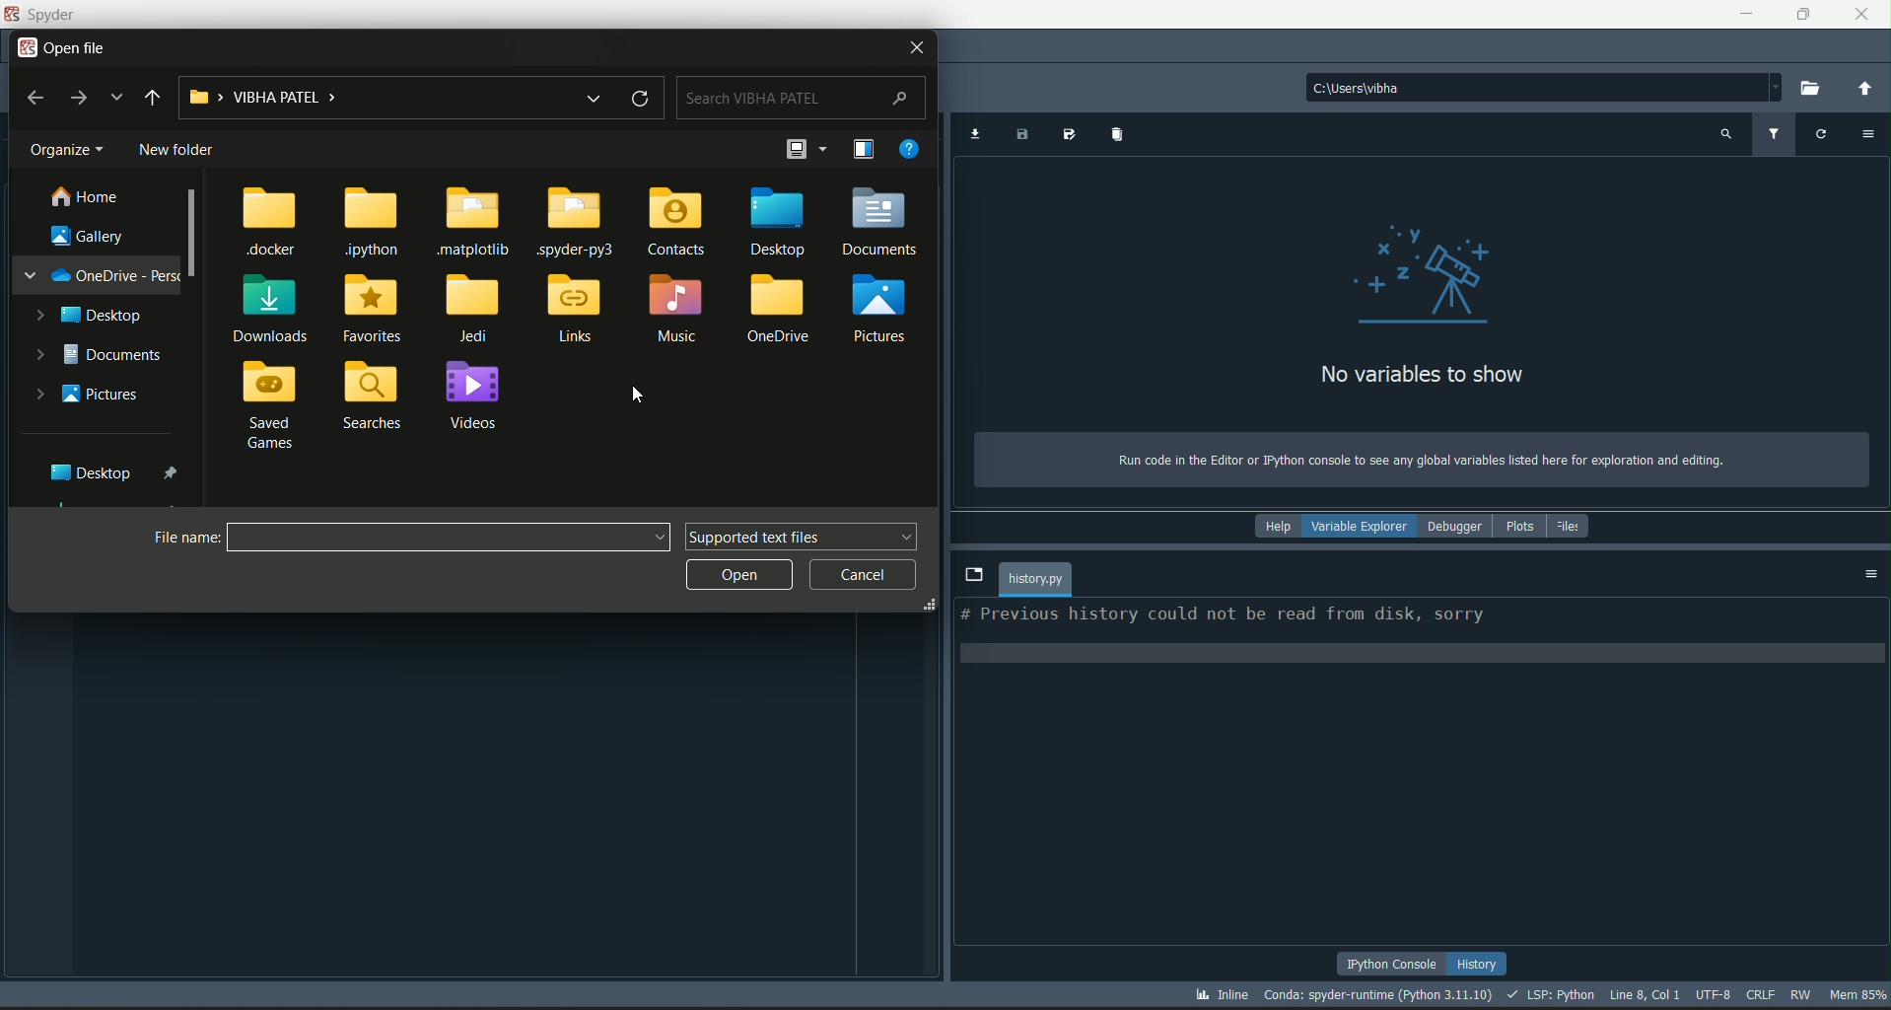  I want to click on logo and title, so click(44, 15).